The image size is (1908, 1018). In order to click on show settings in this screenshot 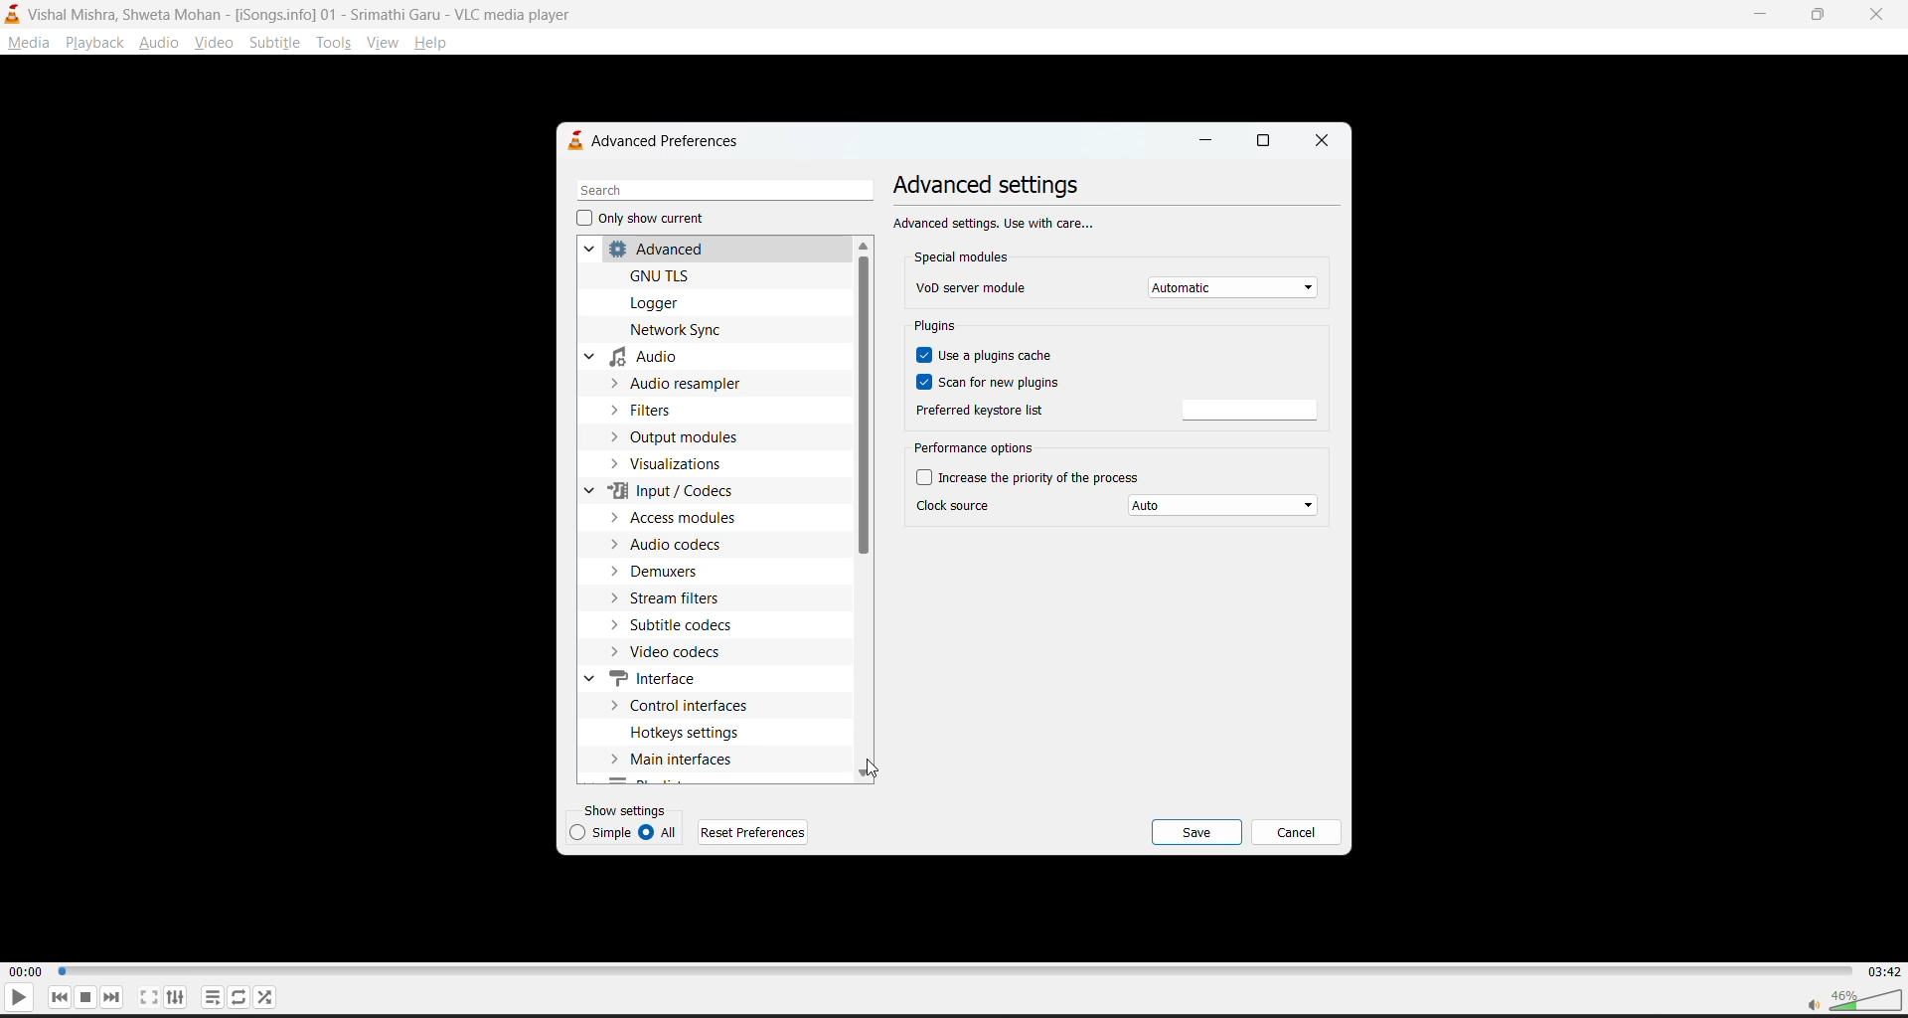, I will do `click(624, 811)`.